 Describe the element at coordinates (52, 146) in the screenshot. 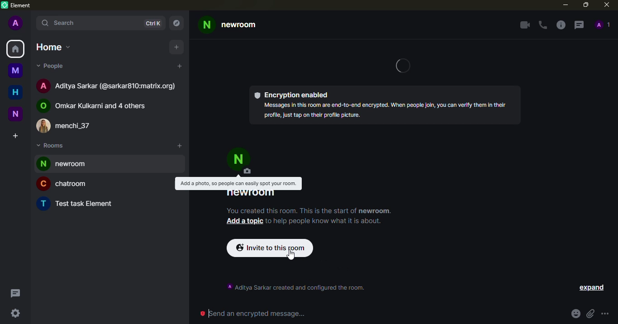

I see `rooms` at that location.